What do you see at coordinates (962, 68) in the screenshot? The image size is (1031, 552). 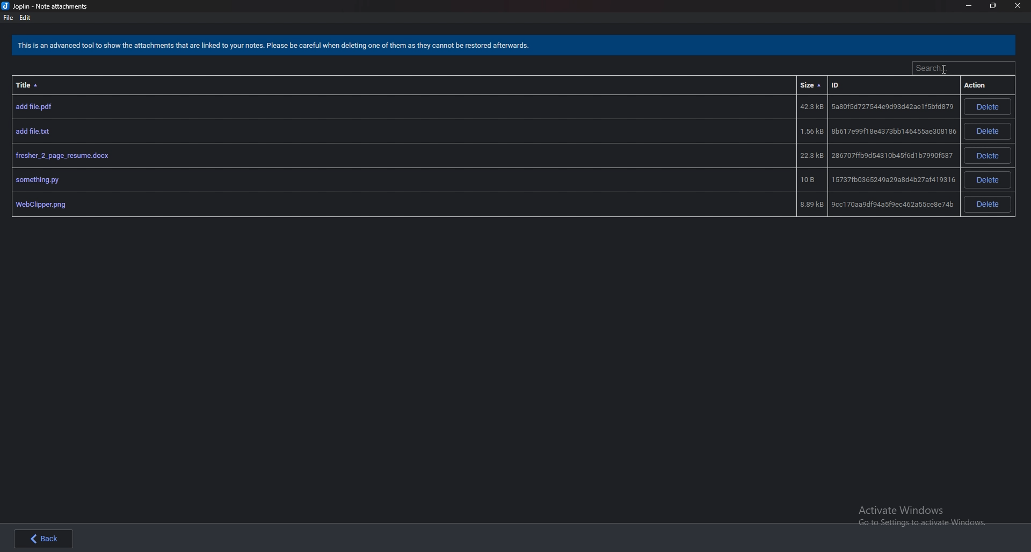 I see `Cursor on search` at bounding box center [962, 68].